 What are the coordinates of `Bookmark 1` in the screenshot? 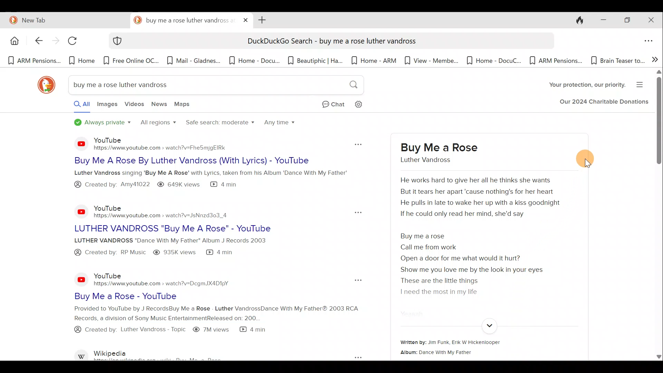 It's located at (33, 61).